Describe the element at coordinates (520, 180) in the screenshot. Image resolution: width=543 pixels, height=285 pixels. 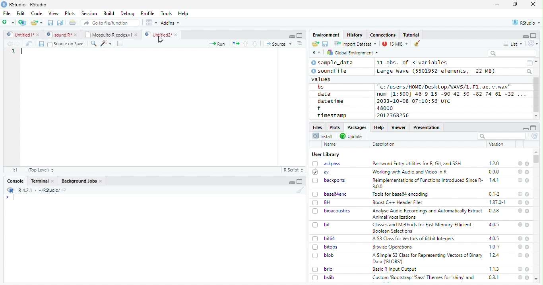
I see `help` at that location.